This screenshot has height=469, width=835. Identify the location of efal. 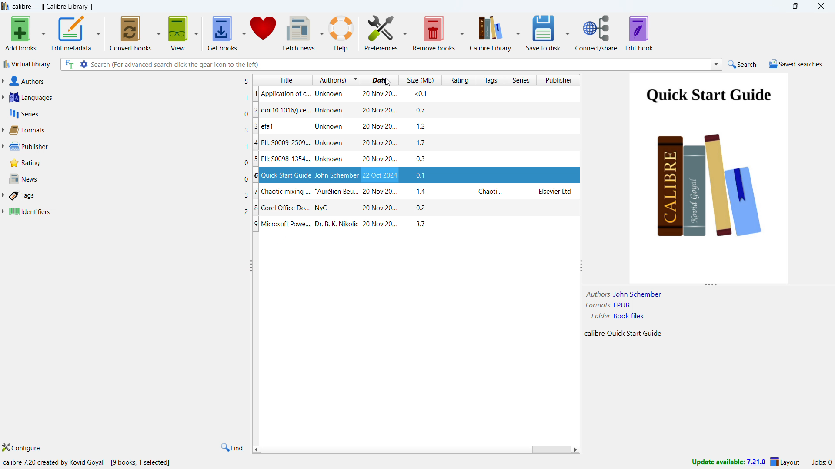
(275, 127).